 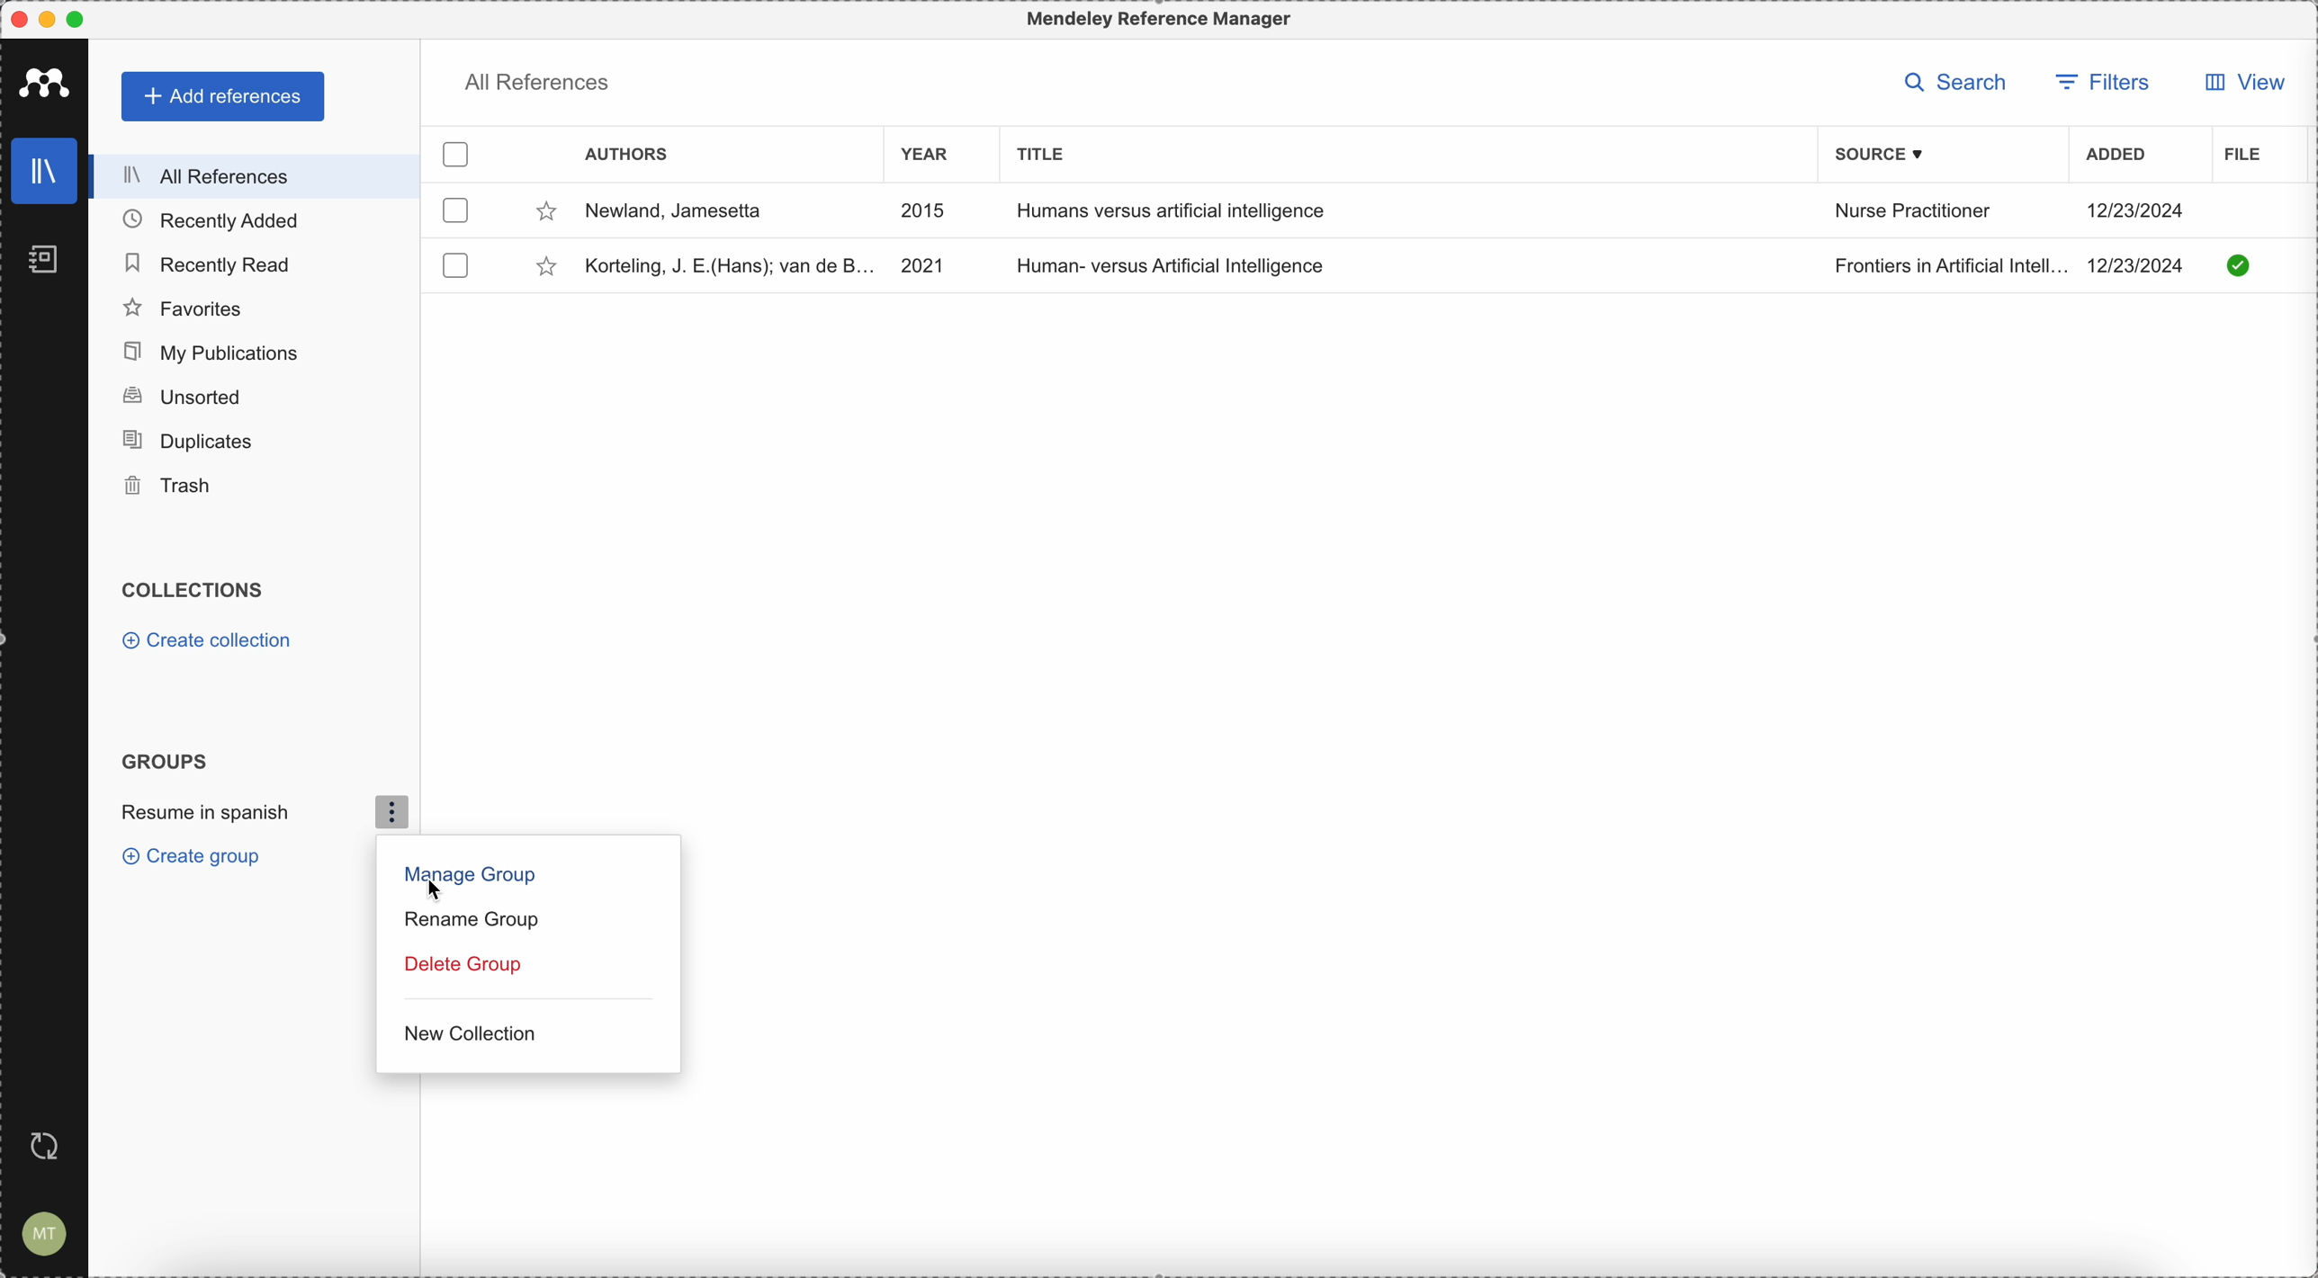 What do you see at coordinates (207, 641) in the screenshot?
I see `create collection` at bounding box center [207, 641].